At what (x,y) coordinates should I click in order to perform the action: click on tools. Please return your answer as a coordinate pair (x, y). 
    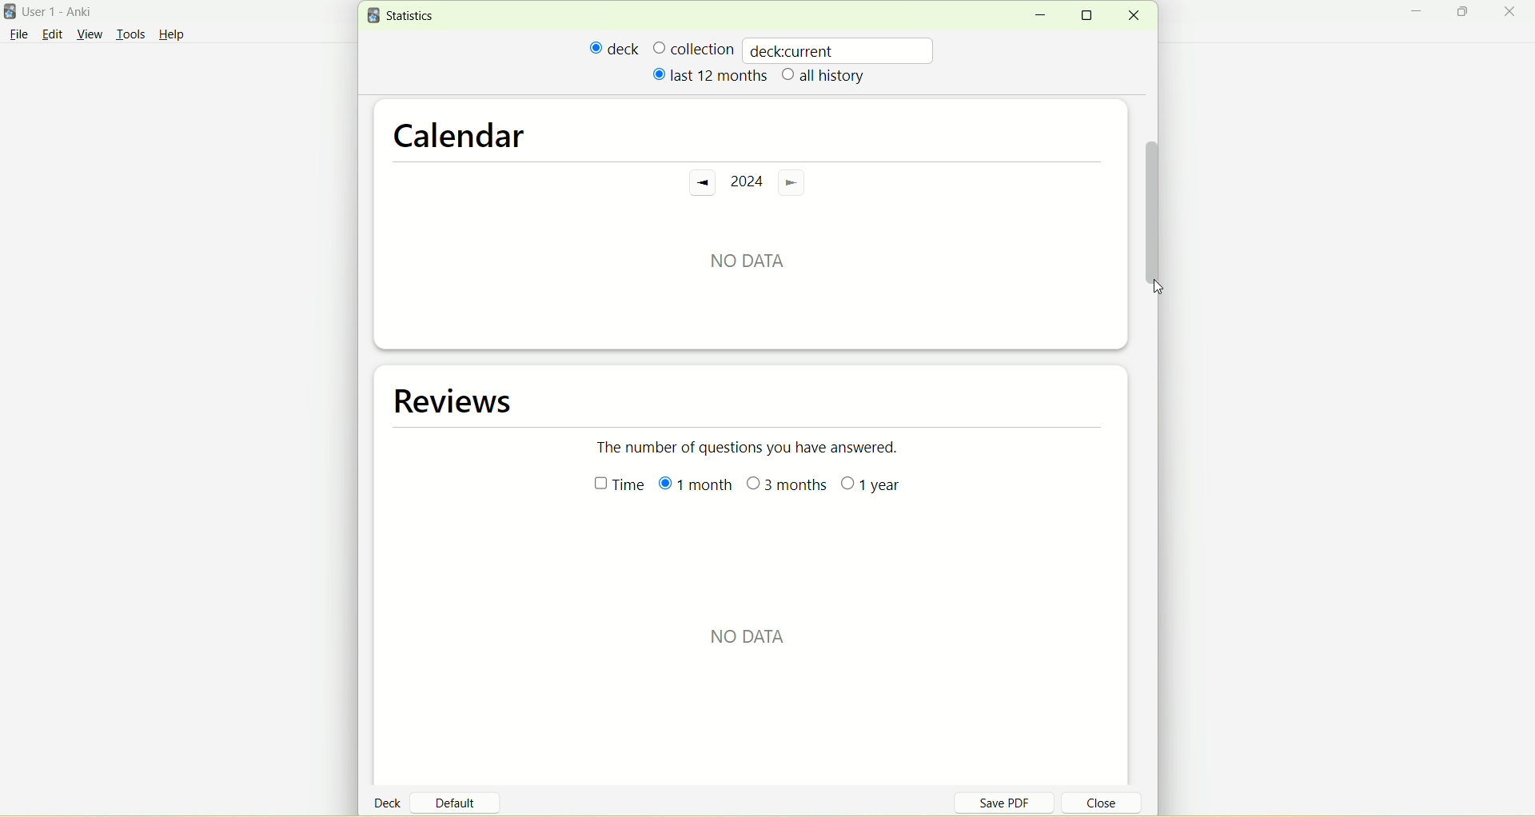
    Looking at the image, I should click on (130, 36).